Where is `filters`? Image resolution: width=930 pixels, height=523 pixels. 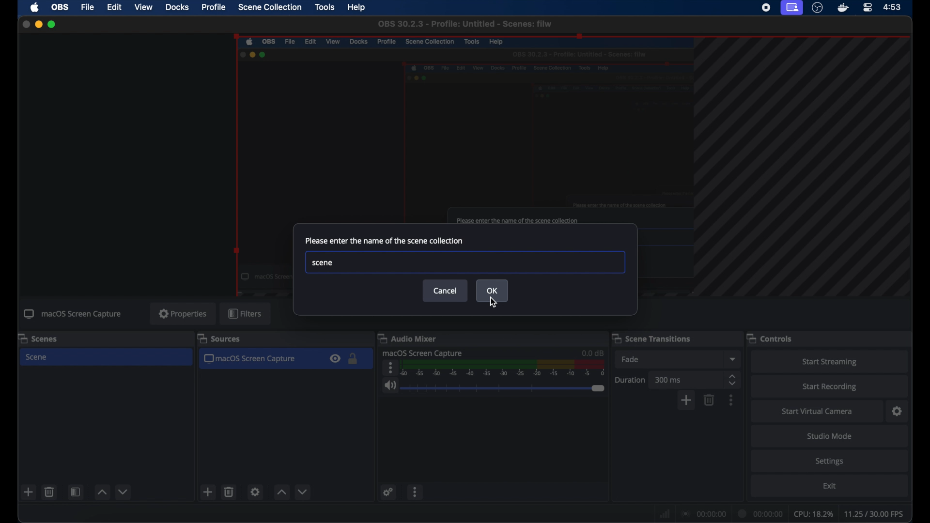 filters is located at coordinates (246, 314).